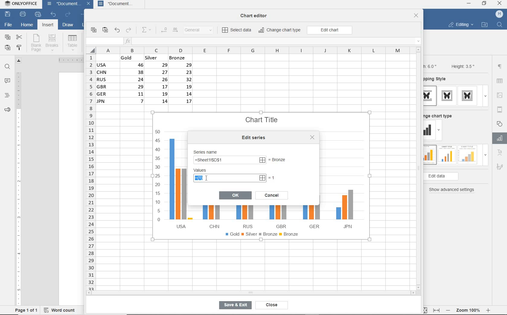  I want to click on rows, so click(90, 172).